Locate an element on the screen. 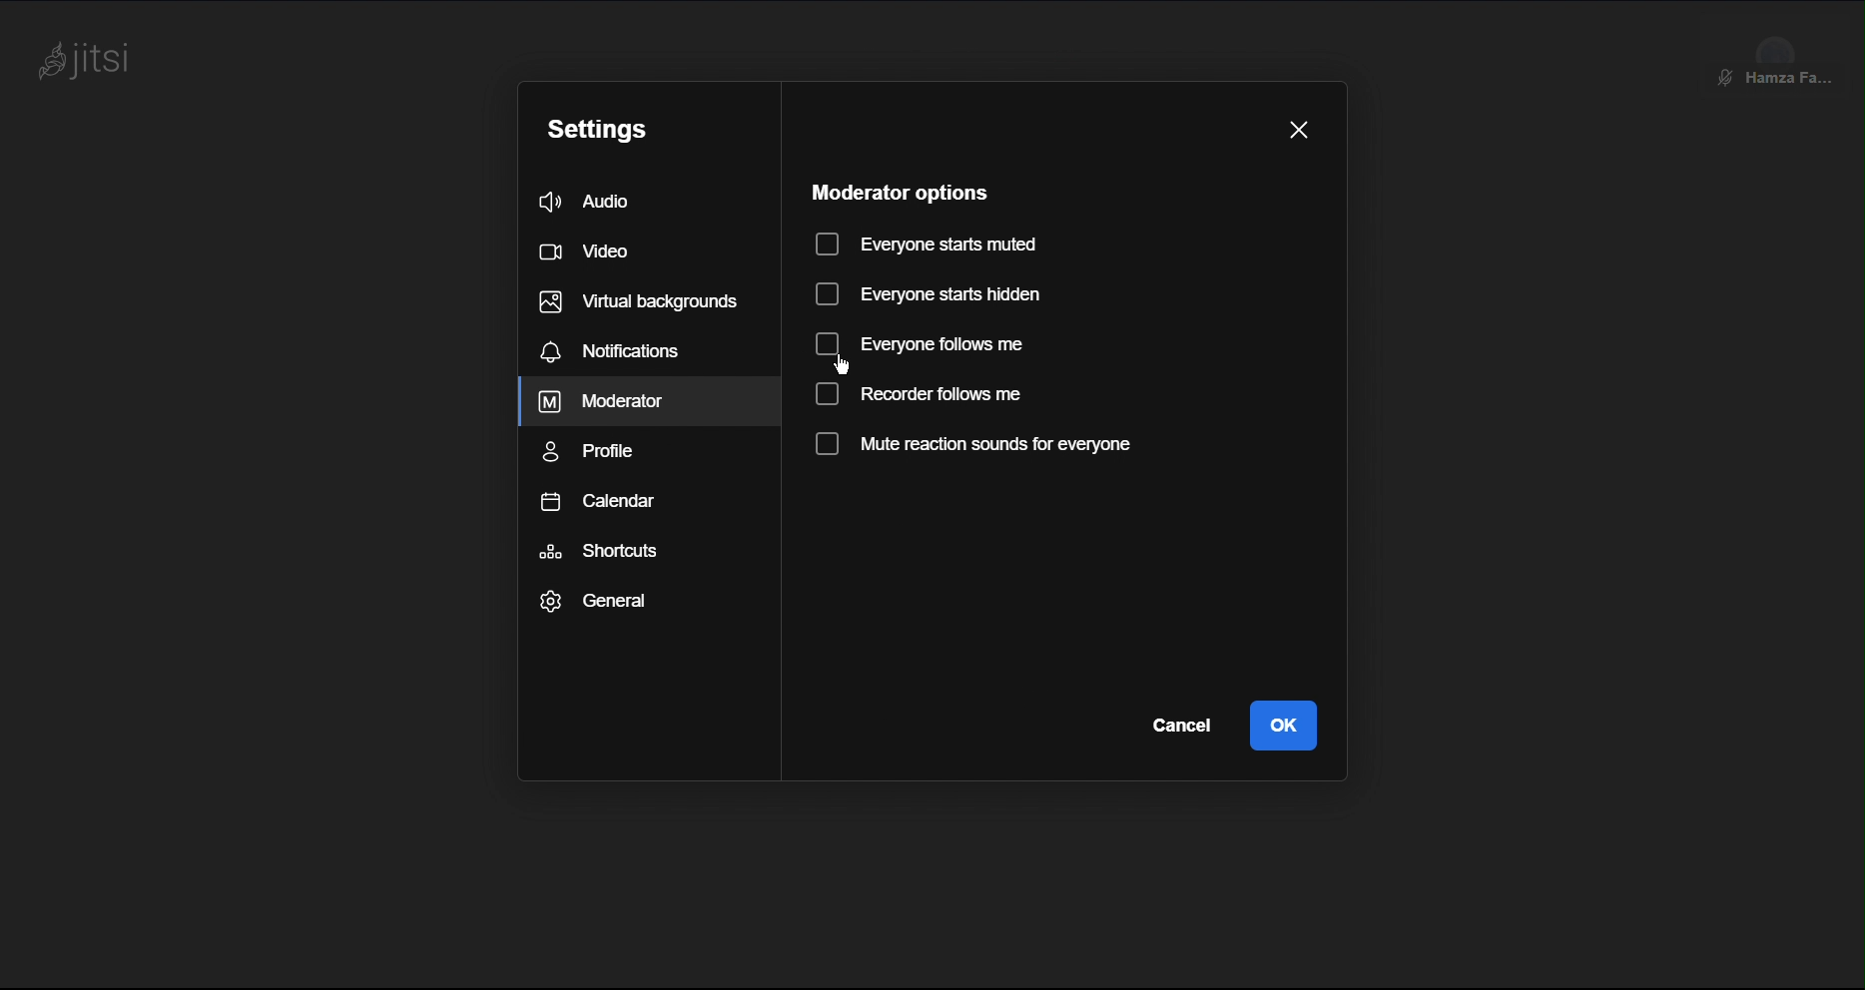  Shortcuts is located at coordinates (601, 551).